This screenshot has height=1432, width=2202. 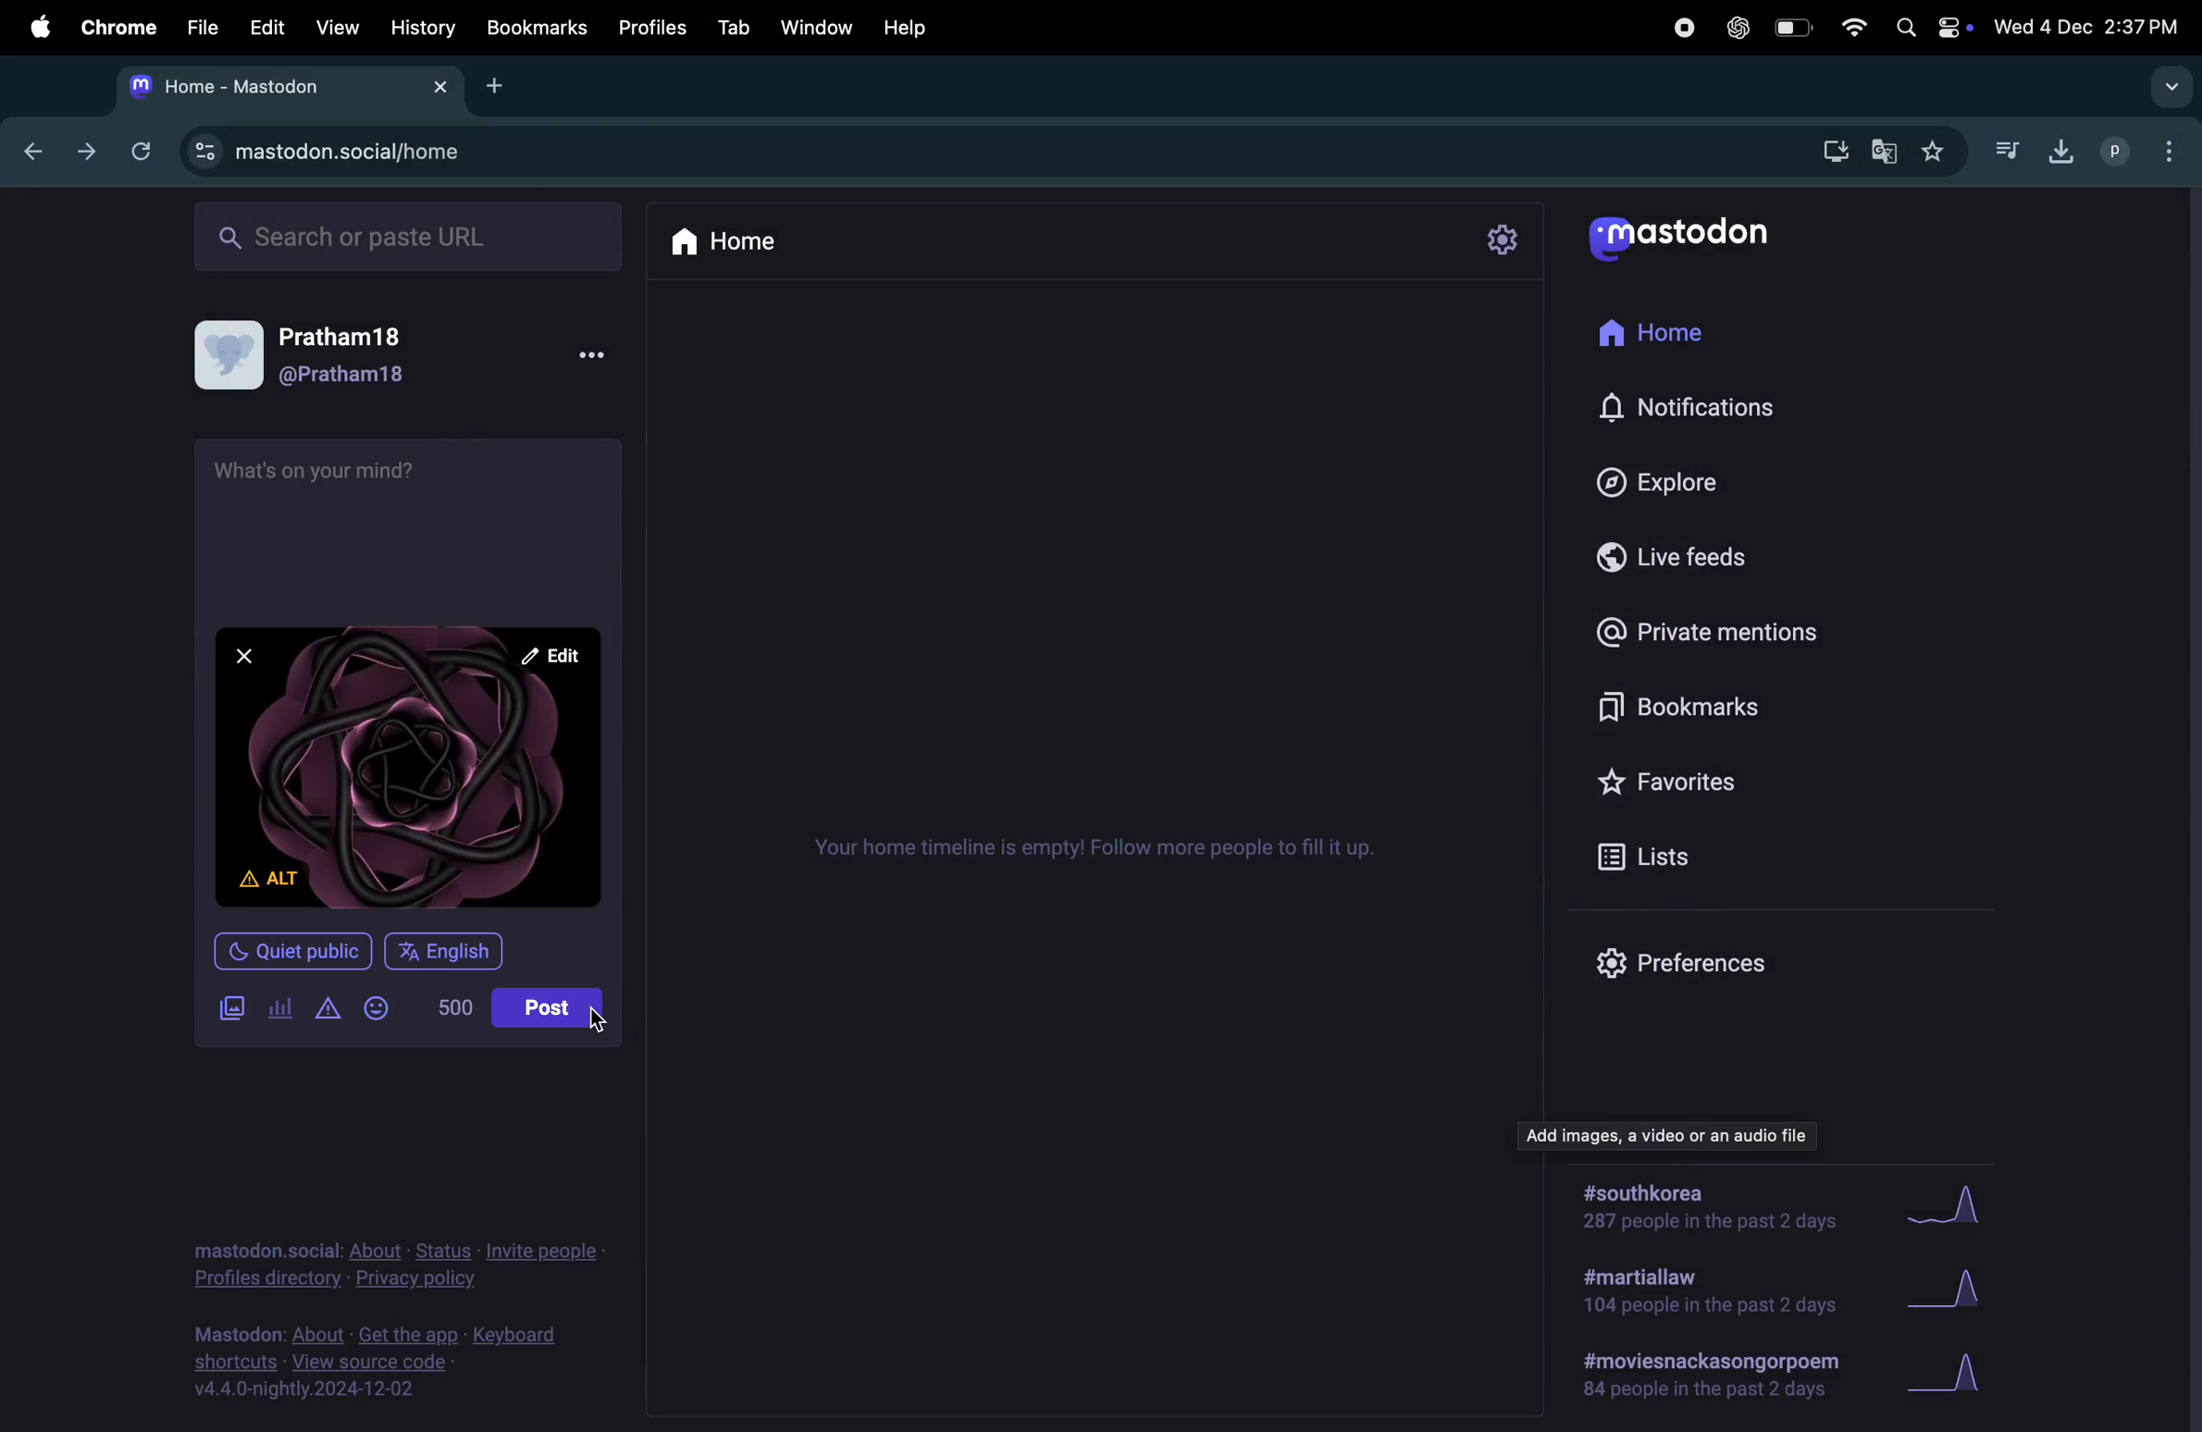 What do you see at coordinates (2057, 149) in the screenshot?
I see `downloads` at bounding box center [2057, 149].